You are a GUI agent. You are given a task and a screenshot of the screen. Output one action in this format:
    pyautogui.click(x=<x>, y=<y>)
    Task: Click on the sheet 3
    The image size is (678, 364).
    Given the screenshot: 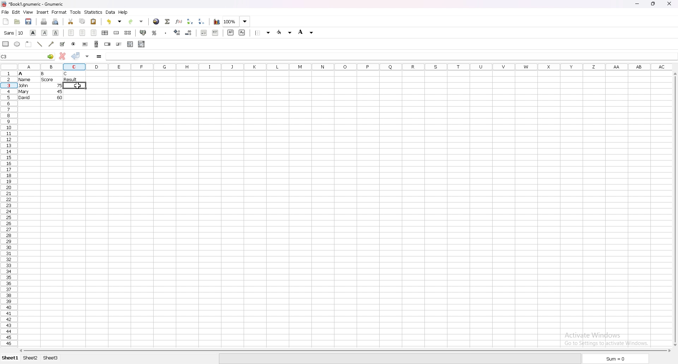 What is the action you would take?
    pyautogui.click(x=52, y=359)
    